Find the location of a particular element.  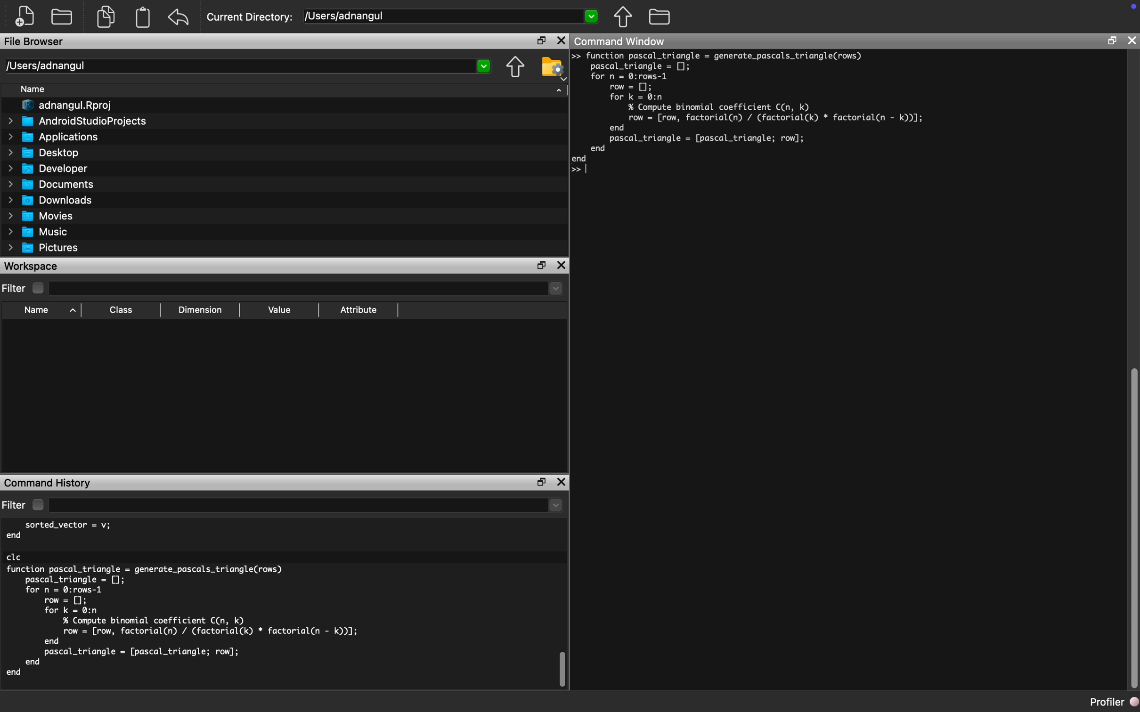

Folder is located at coordinates (659, 17).